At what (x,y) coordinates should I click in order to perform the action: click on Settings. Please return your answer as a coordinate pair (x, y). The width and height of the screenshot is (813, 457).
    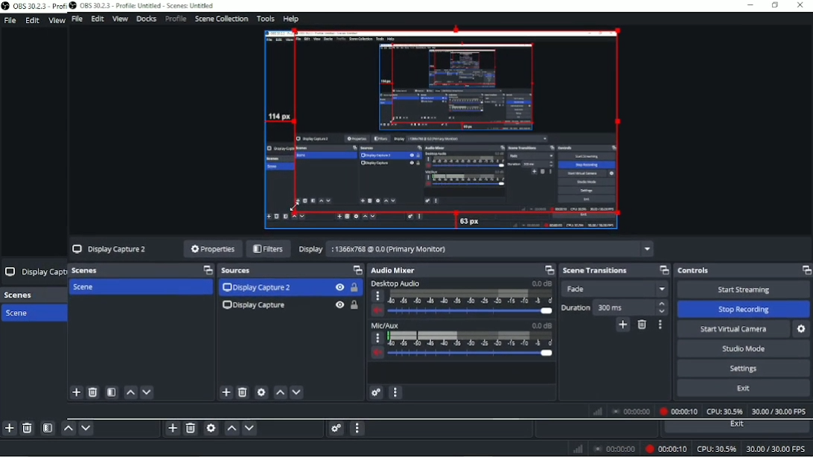
    Looking at the image, I should click on (802, 327).